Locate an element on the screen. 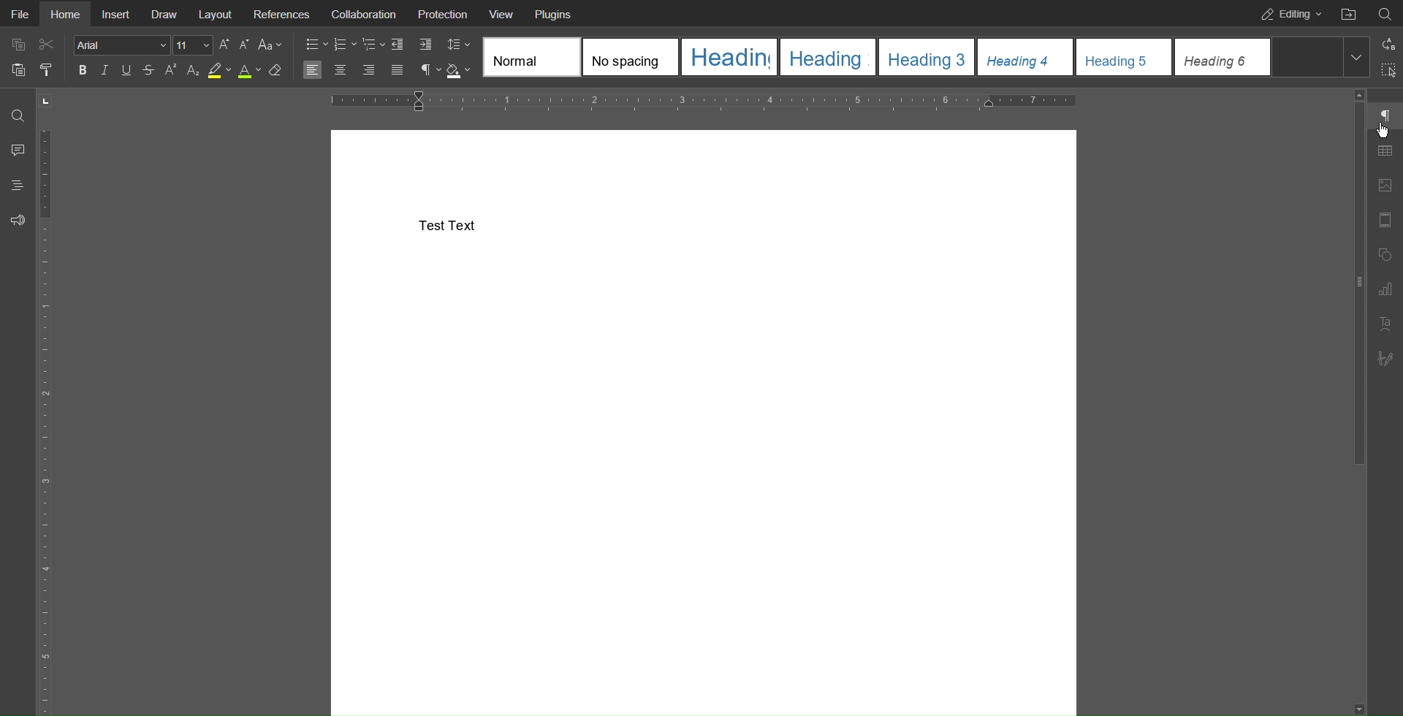  Cut Copy Paste Options is located at coordinates (32, 60).